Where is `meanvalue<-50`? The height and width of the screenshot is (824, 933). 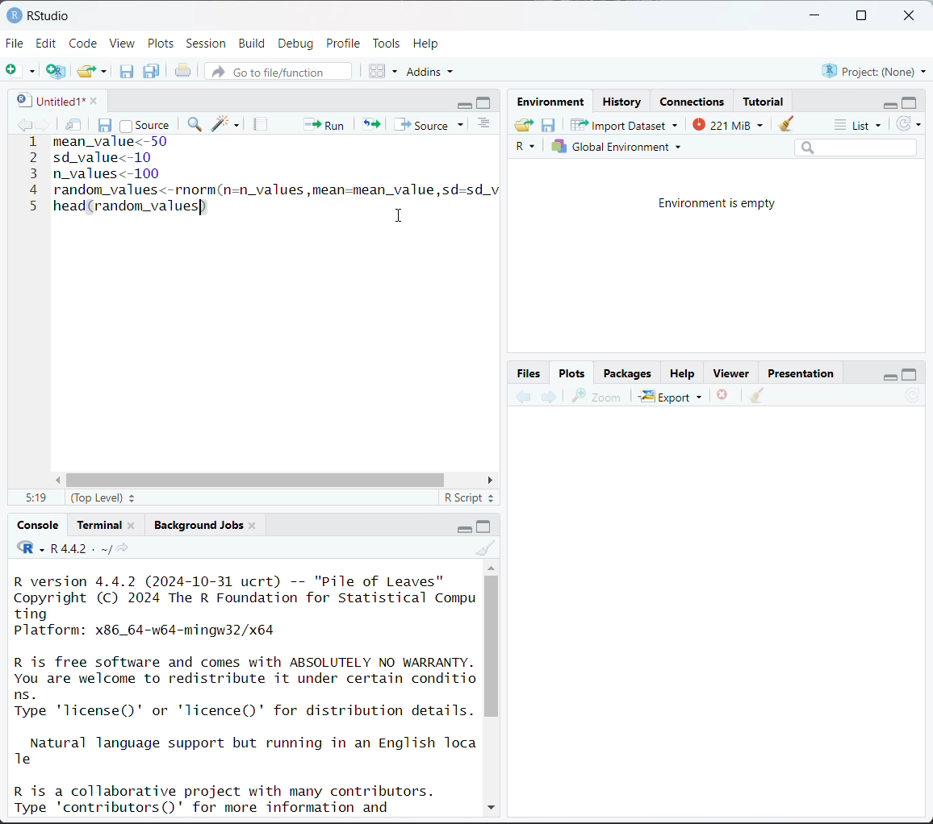 meanvalue<-50 is located at coordinates (114, 143).